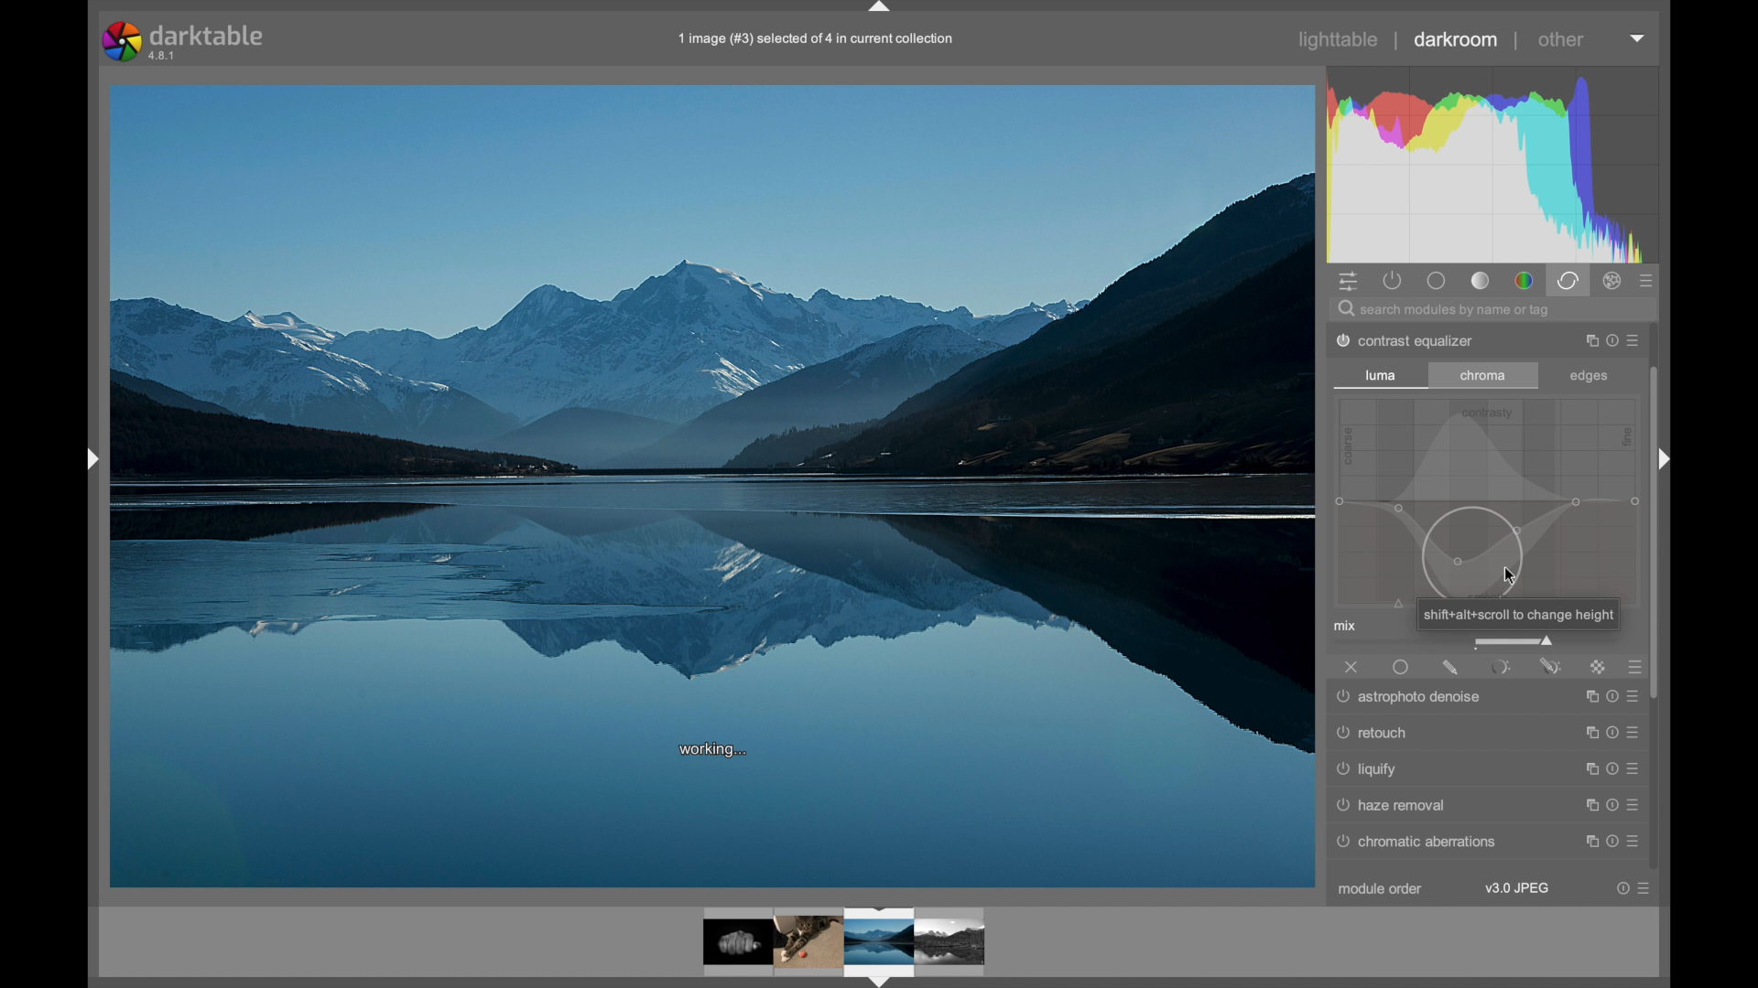  Describe the element at coordinates (845, 943) in the screenshot. I see `photo preview` at that location.